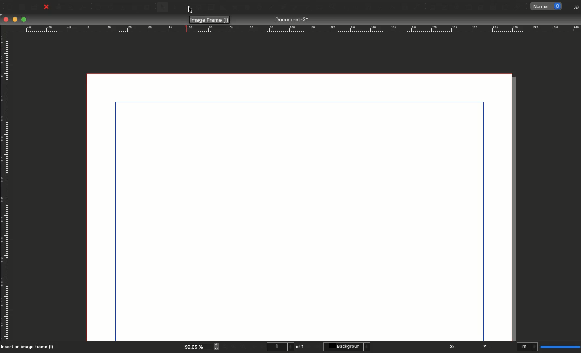  What do you see at coordinates (25, 20) in the screenshot?
I see `Maximize` at bounding box center [25, 20].